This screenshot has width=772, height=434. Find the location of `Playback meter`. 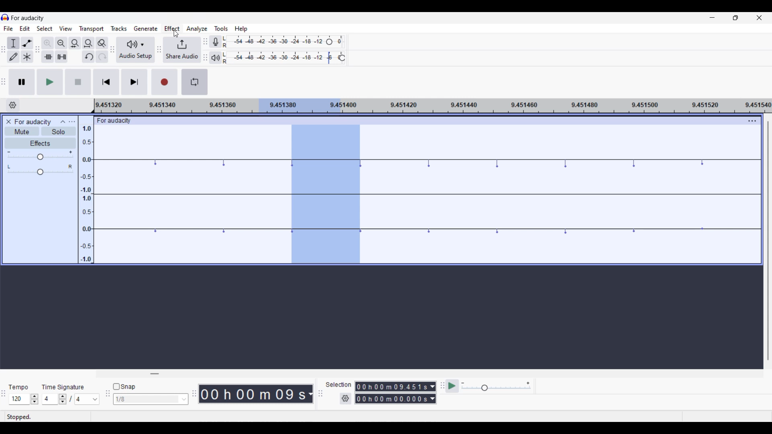

Playback meter is located at coordinates (215, 58).